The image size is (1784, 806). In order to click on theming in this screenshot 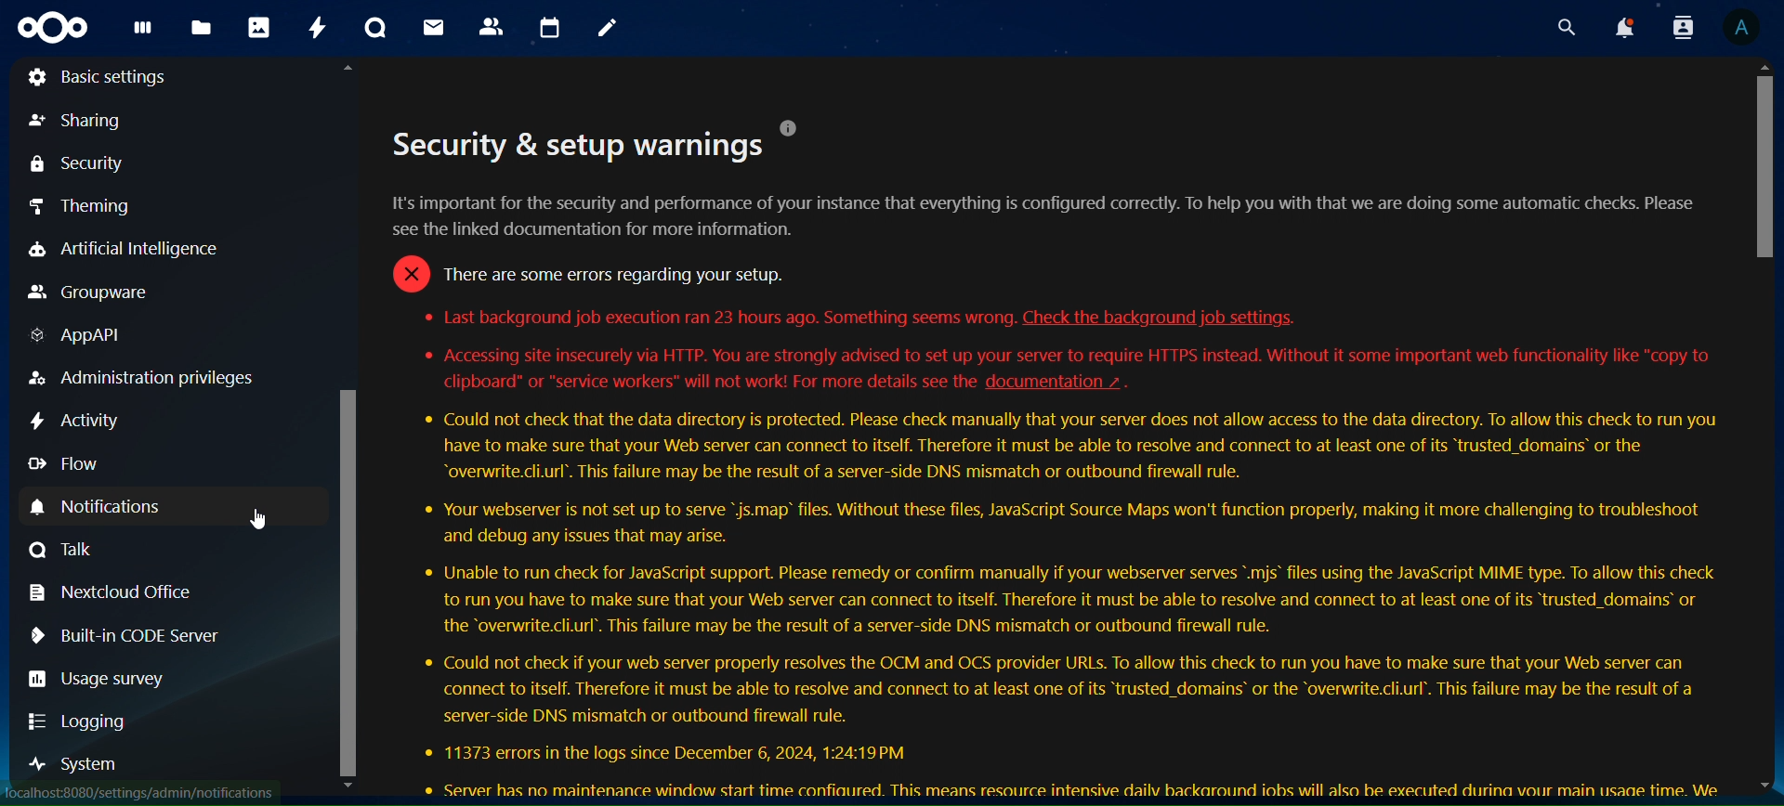, I will do `click(77, 207)`.